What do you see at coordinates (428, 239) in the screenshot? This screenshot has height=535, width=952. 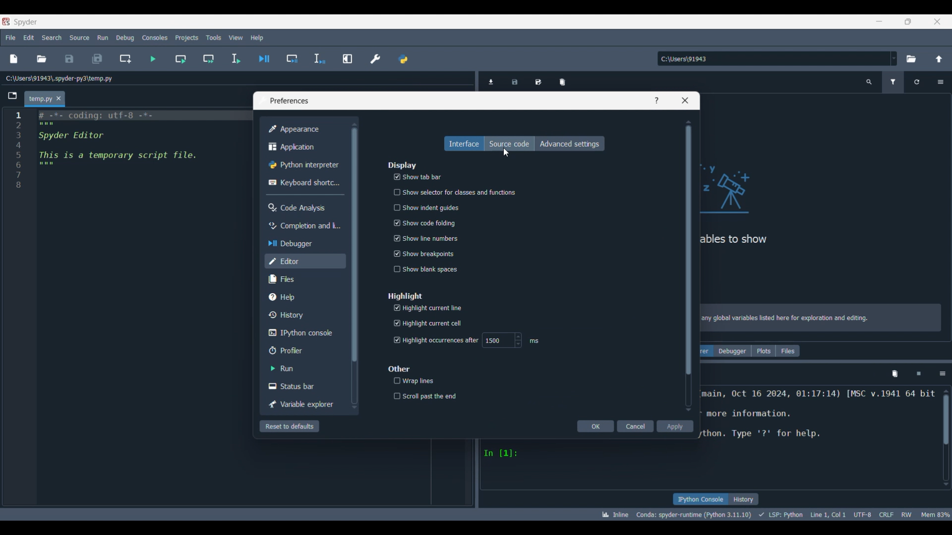 I see `Show line numbers` at bounding box center [428, 239].